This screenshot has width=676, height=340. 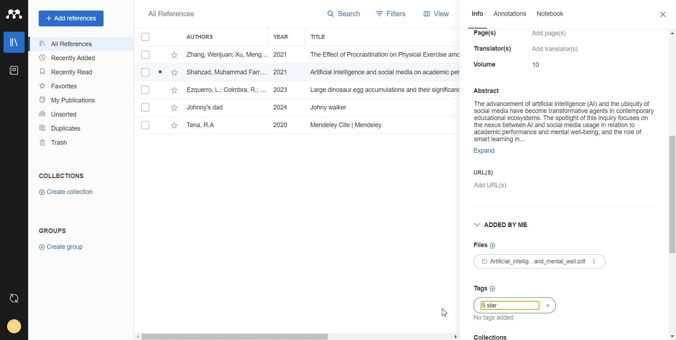 What do you see at coordinates (80, 113) in the screenshot?
I see `Unsorted` at bounding box center [80, 113].